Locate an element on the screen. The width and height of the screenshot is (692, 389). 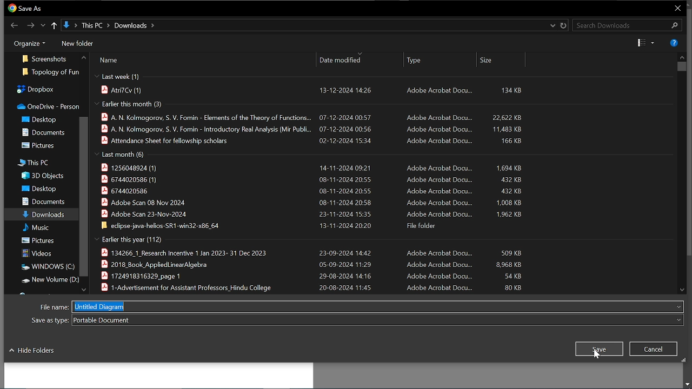
size is located at coordinates (501, 59).